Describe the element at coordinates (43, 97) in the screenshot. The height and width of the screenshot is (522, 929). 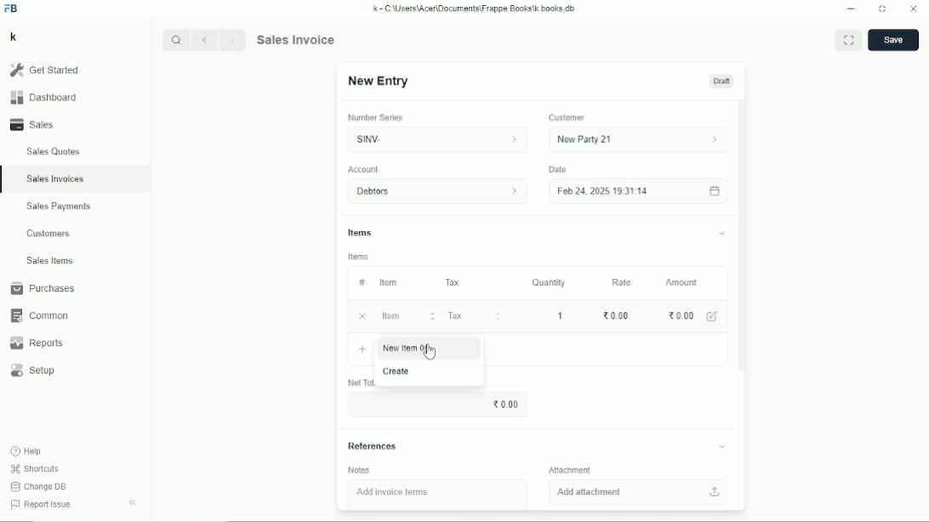
I see `Dashboard` at that location.